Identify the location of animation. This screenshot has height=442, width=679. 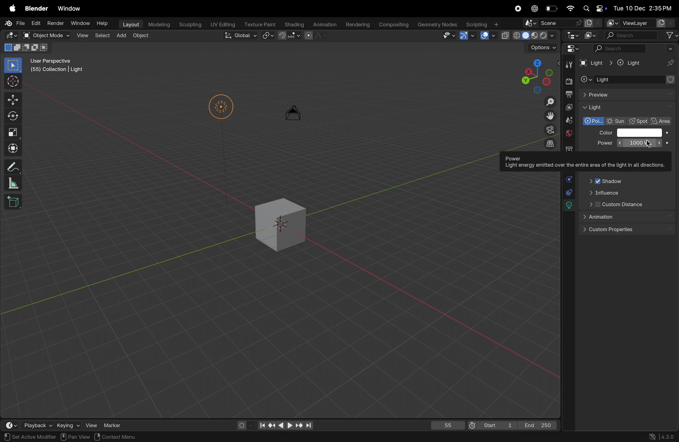
(325, 24).